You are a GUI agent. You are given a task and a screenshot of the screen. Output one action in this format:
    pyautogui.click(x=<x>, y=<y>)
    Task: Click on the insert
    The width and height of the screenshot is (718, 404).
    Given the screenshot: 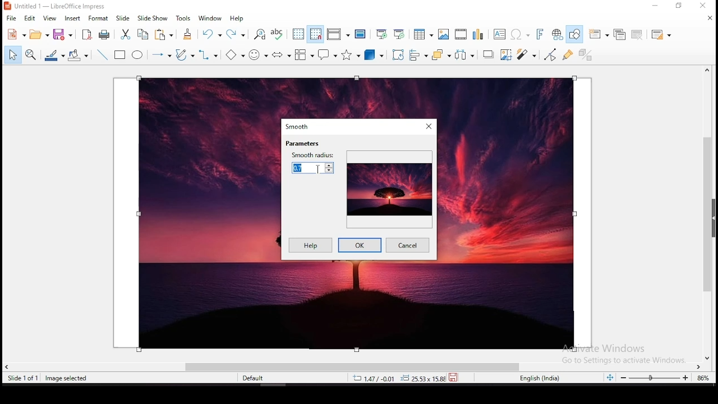 What is the action you would take?
    pyautogui.click(x=72, y=19)
    